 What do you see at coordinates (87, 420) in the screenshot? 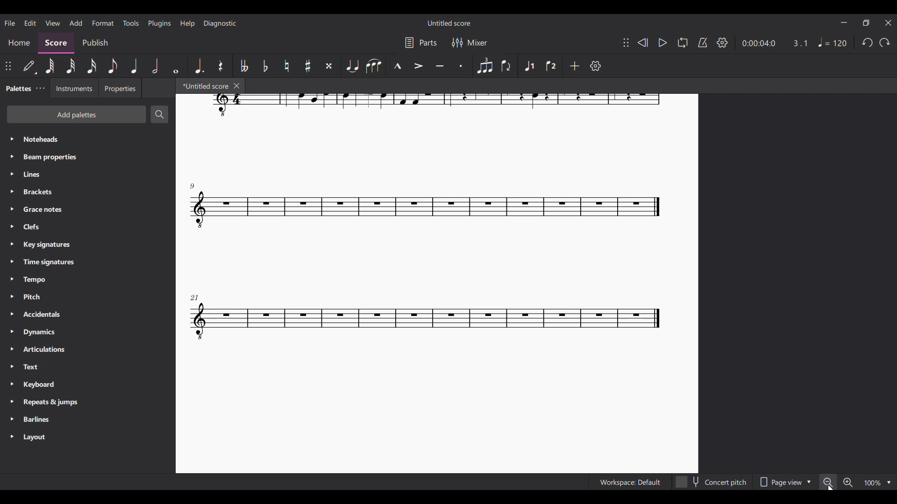
I see `Barlines` at bounding box center [87, 420].